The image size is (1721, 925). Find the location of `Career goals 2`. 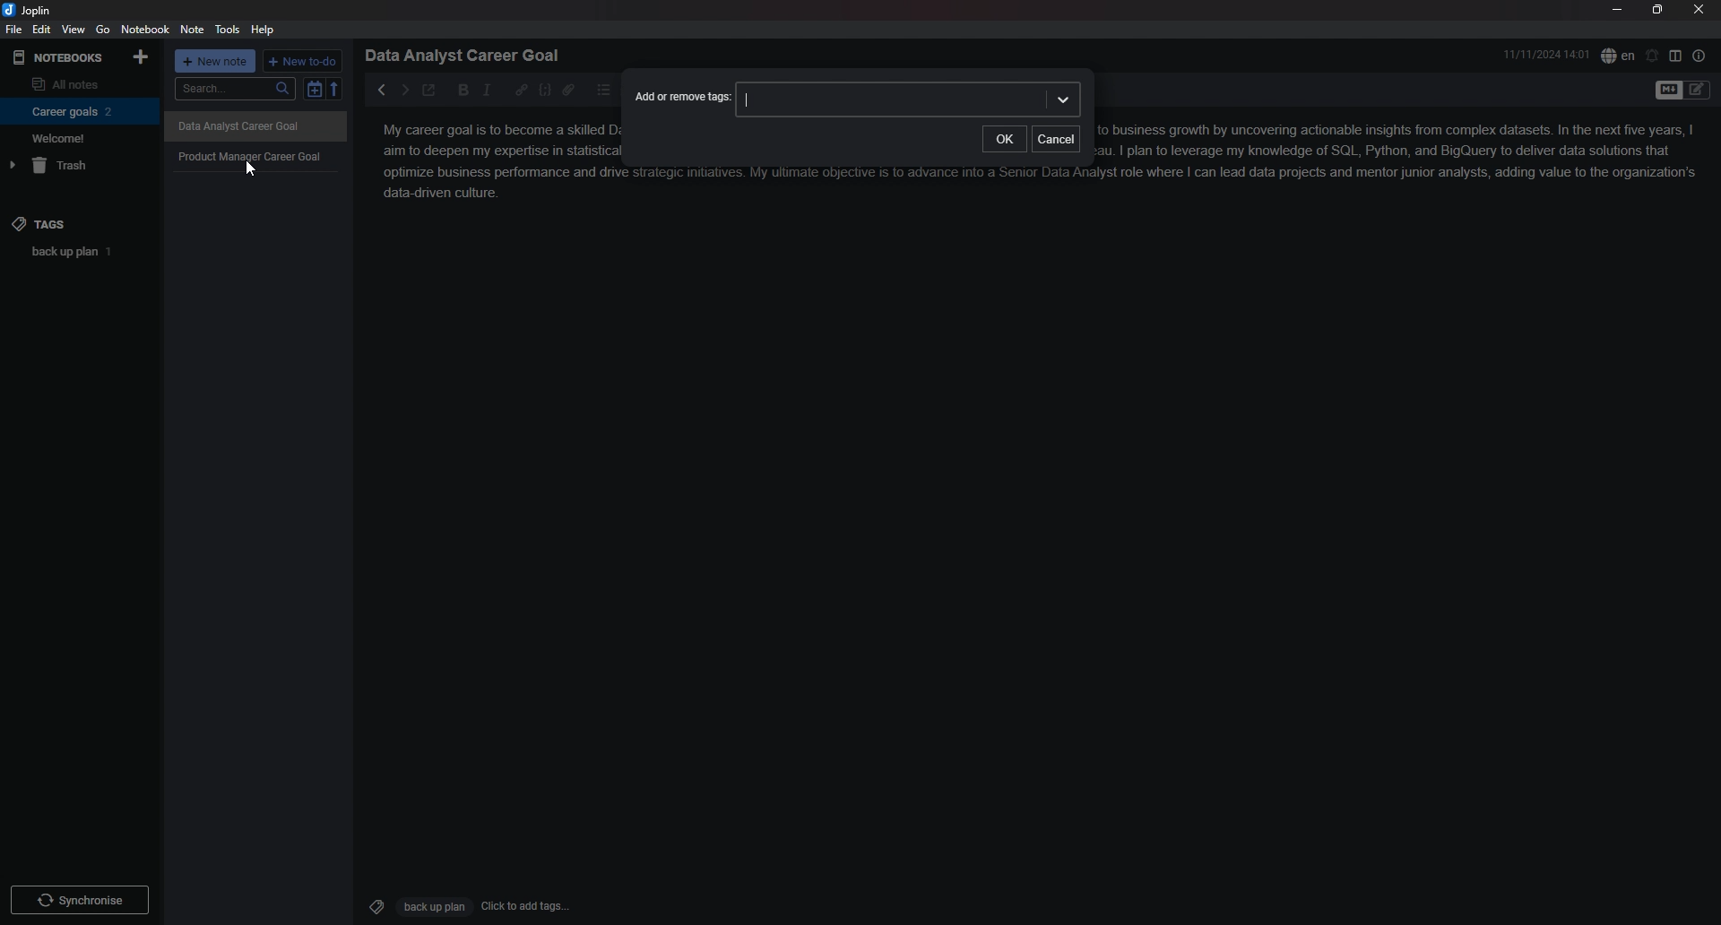

Career goals 2 is located at coordinates (76, 111).